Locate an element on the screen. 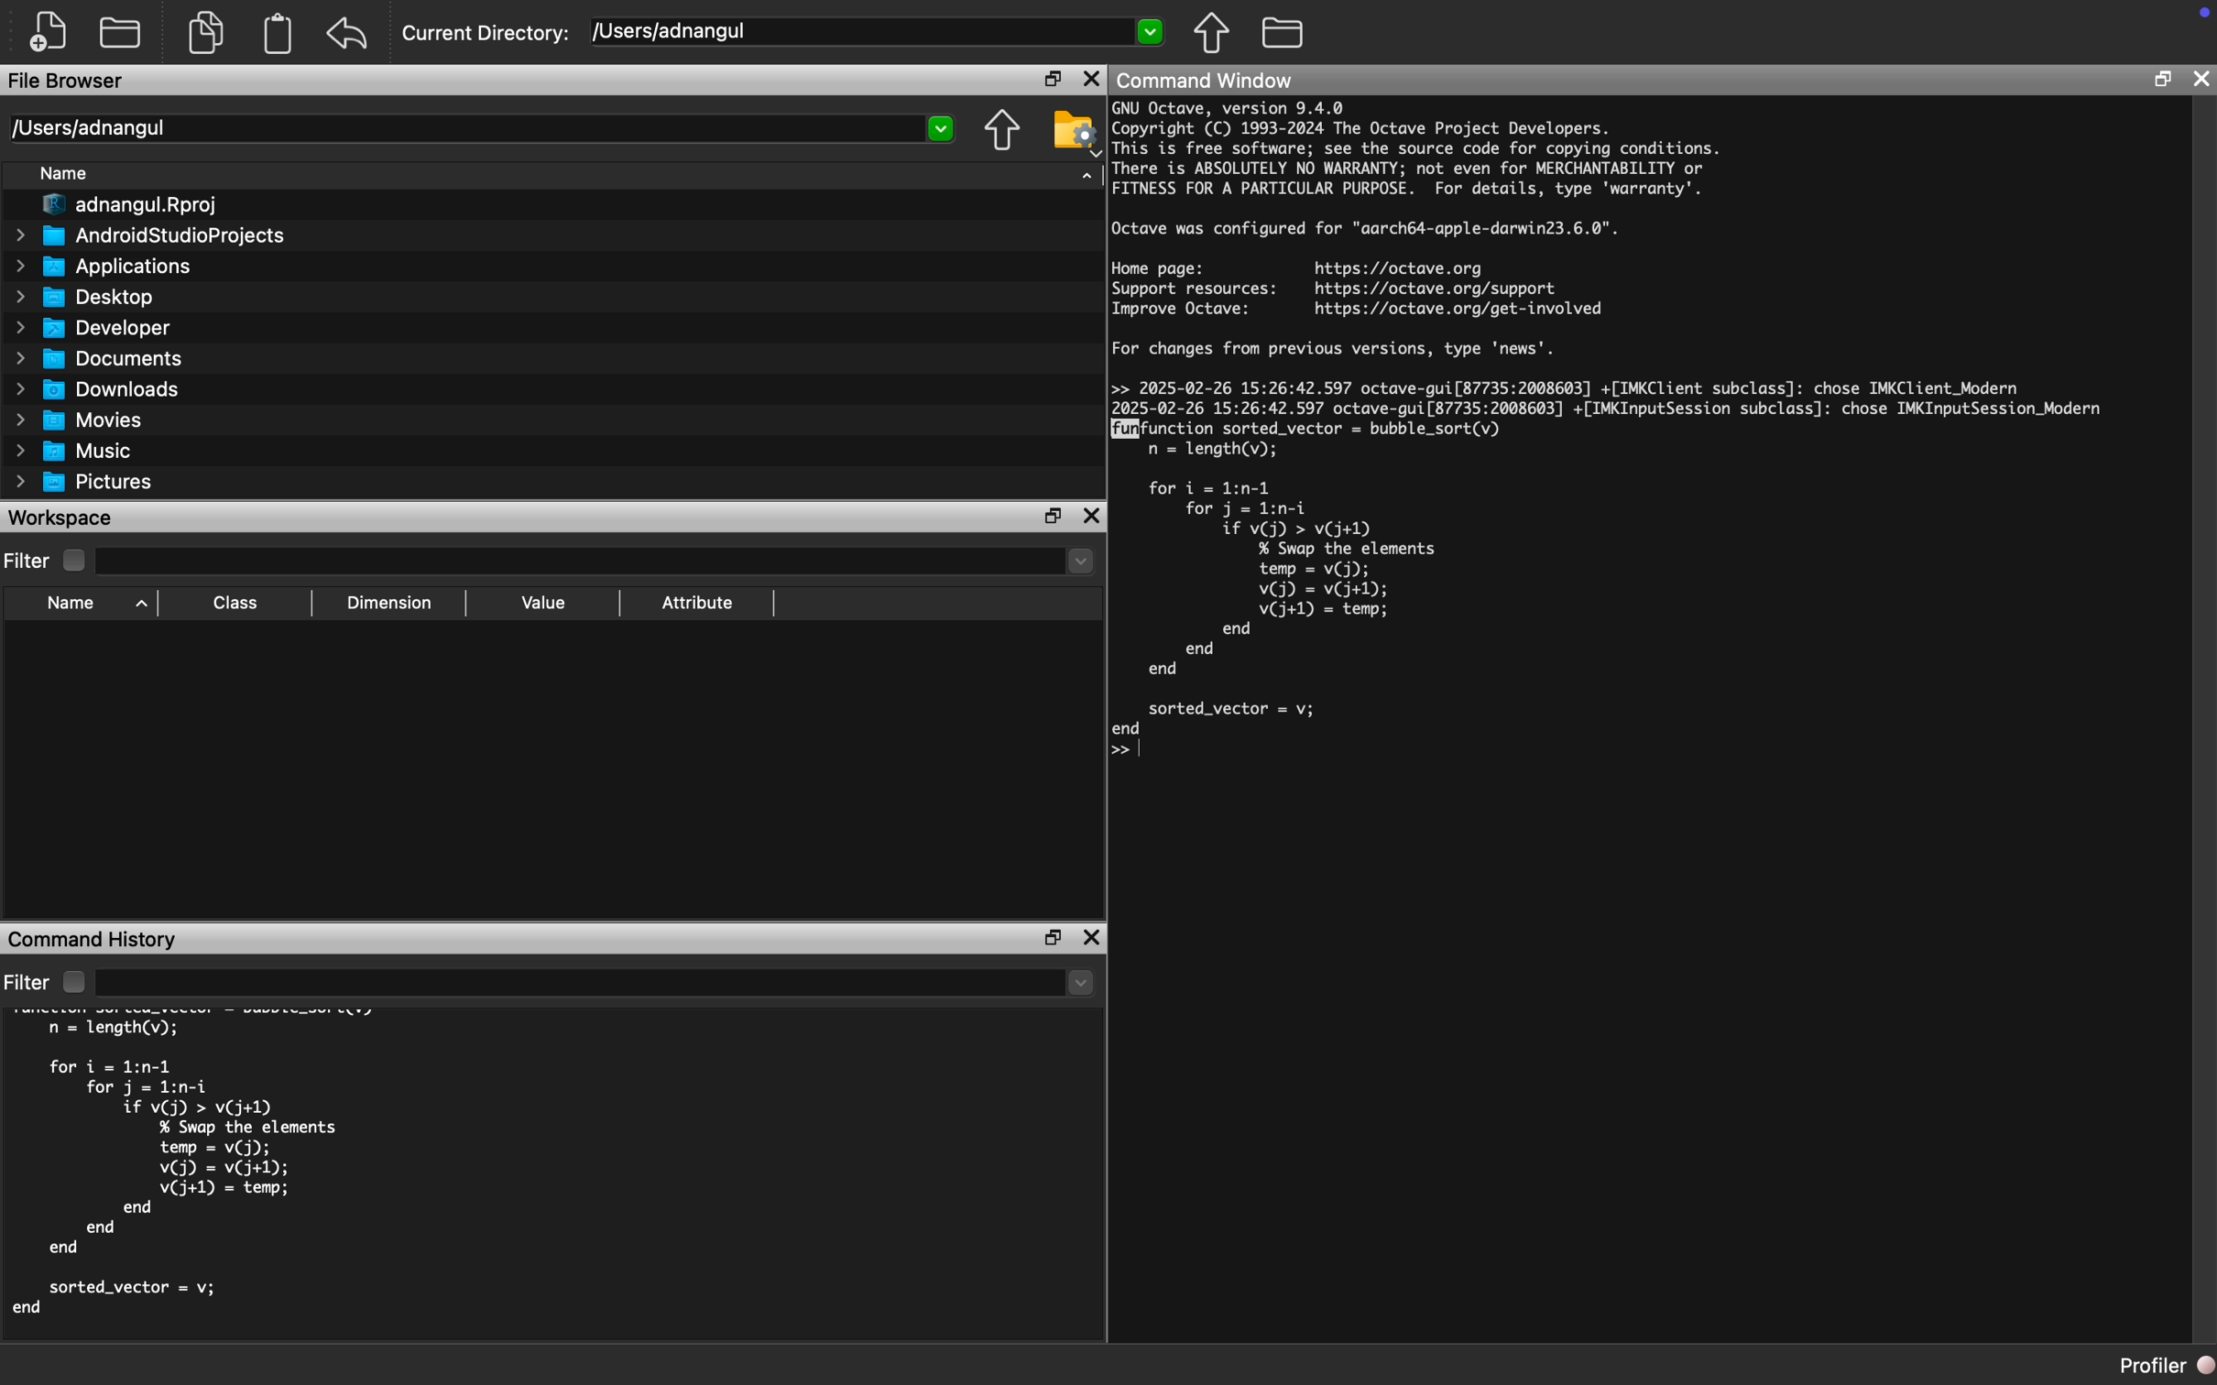 This screenshot has width=2217, height=1385. >> 2025-02-26 15:26:42.597 octave-gui[87735:2008603] +[IMKClient subclass]: chose IMKClient_Modern
2025-02-26 15:26:42.597 octave-gui[87735:2008603] +[IMKInputSession subclass]: chose IMKInputSession_Modern
[function sorted_vector = bubble_sort(v)
n = length(v);
for i = 1:n-1
for j = 1:n-i
if v(3) > v(G+1)
% Swap the elements
temp = v(3);
v(3) = v(G+D);
v(j+1) = temp;
end
end
end
sorted_vector = v;
a is located at coordinates (1617, 569).